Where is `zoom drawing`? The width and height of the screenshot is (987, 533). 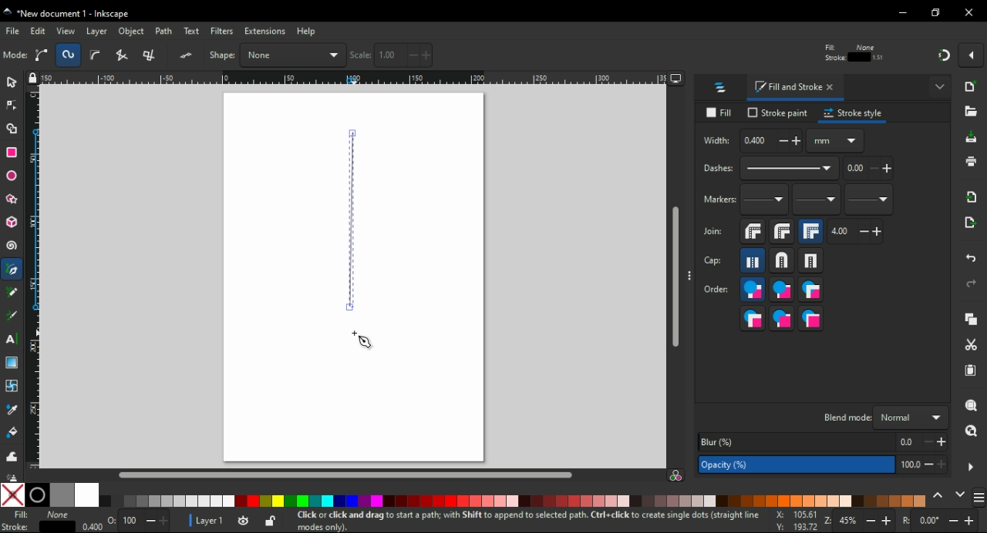
zoom drawing is located at coordinates (971, 435).